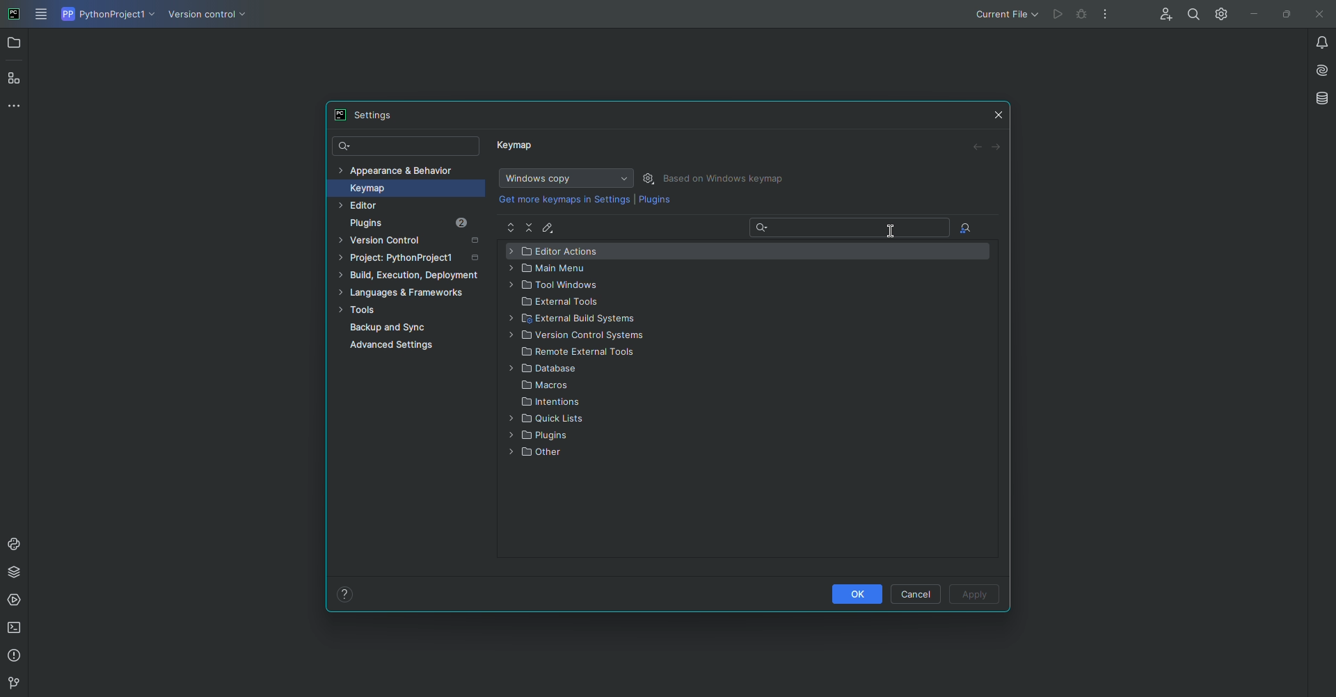  What do you see at coordinates (17, 572) in the screenshot?
I see `Packages` at bounding box center [17, 572].